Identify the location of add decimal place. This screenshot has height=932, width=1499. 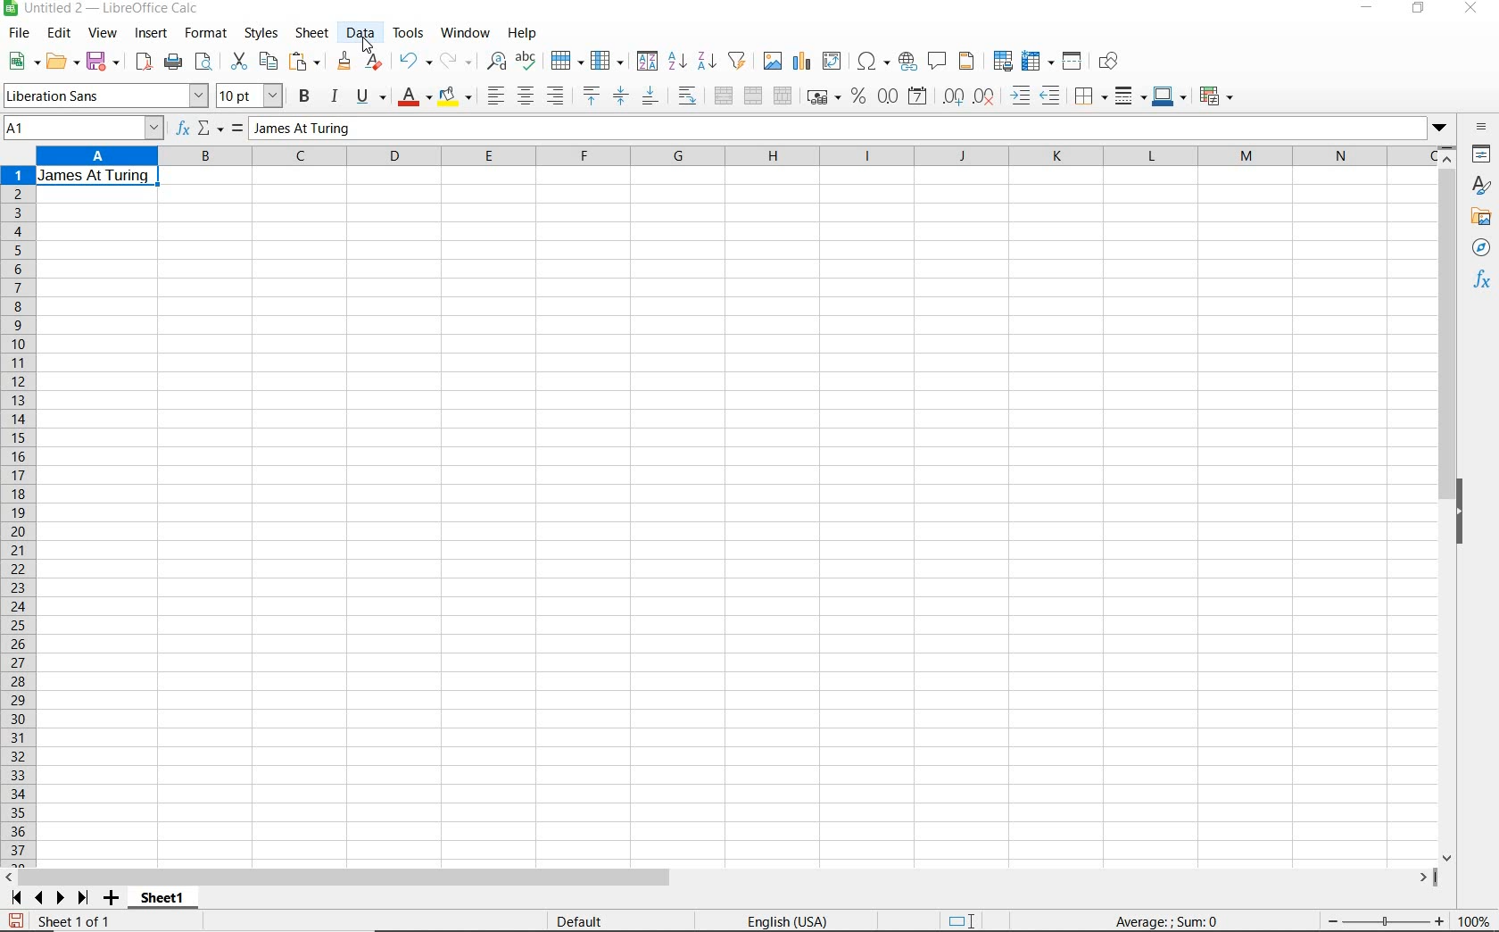
(957, 96).